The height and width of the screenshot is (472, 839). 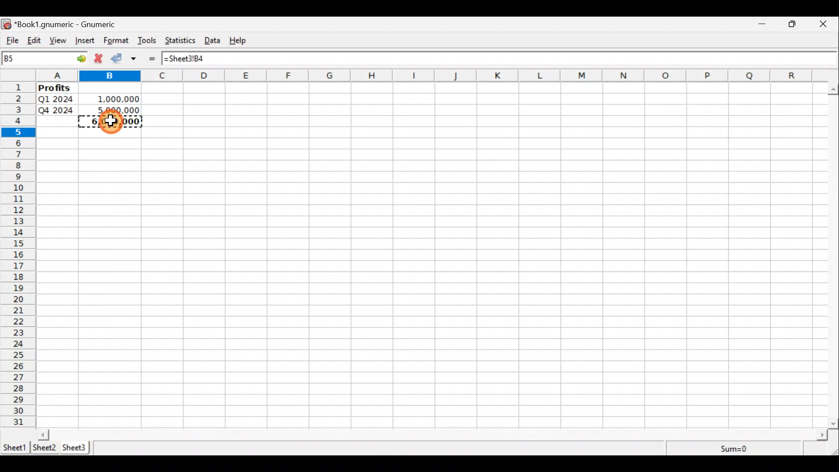 What do you see at coordinates (834, 90) in the screenshot?
I see `scroll up` at bounding box center [834, 90].